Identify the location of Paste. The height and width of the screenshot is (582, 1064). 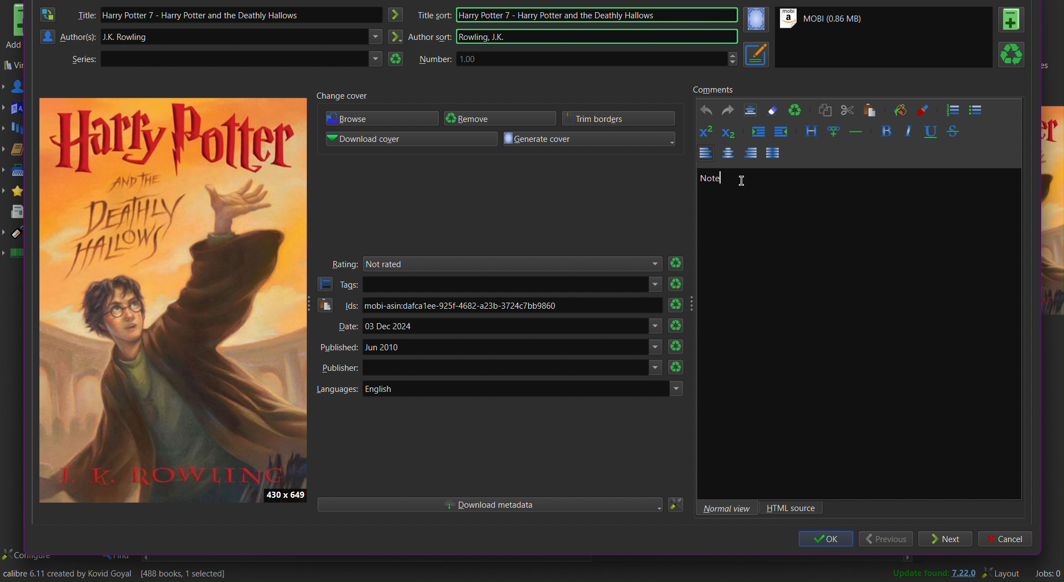
(872, 111).